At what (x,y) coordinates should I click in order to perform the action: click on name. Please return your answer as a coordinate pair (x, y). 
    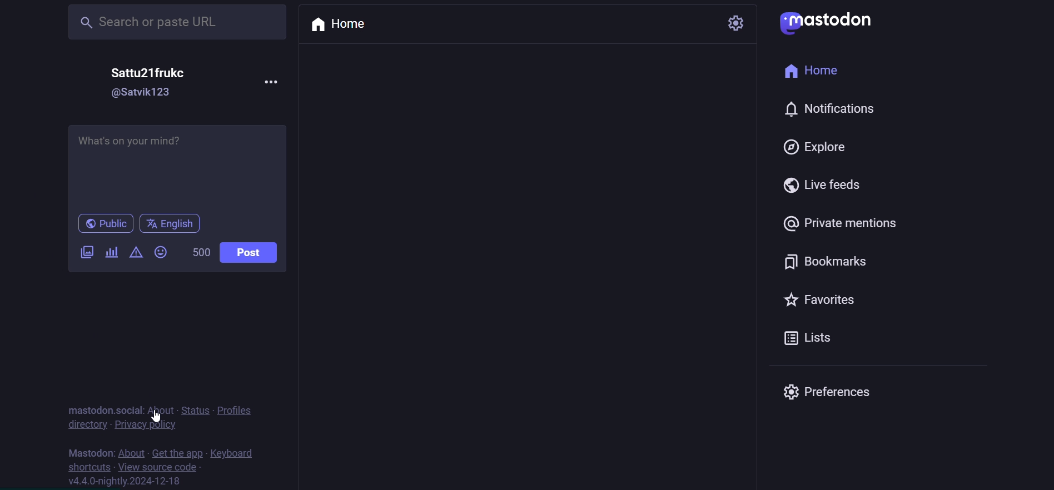
    Looking at the image, I should click on (155, 72).